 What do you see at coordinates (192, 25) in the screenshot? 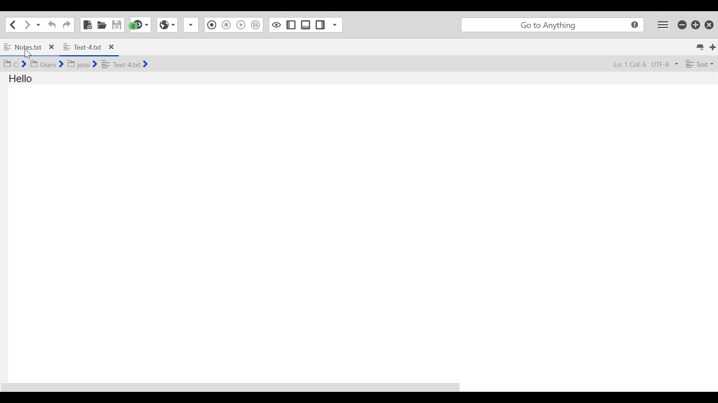
I see `share current file` at bounding box center [192, 25].